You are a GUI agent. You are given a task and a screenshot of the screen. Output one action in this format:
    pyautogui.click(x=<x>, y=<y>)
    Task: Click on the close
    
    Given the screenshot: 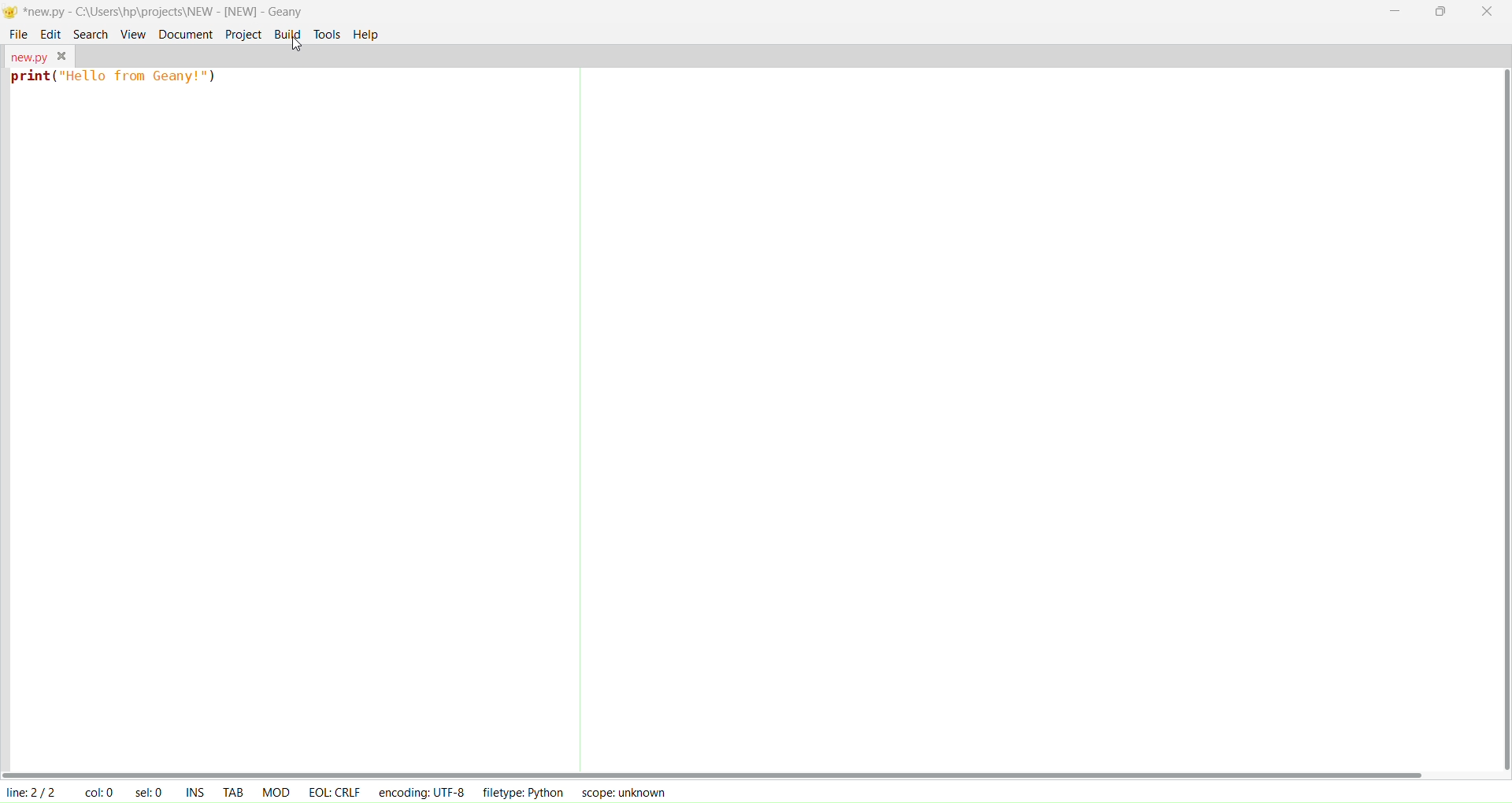 What is the action you would take?
    pyautogui.click(x=1487, y=13)
    